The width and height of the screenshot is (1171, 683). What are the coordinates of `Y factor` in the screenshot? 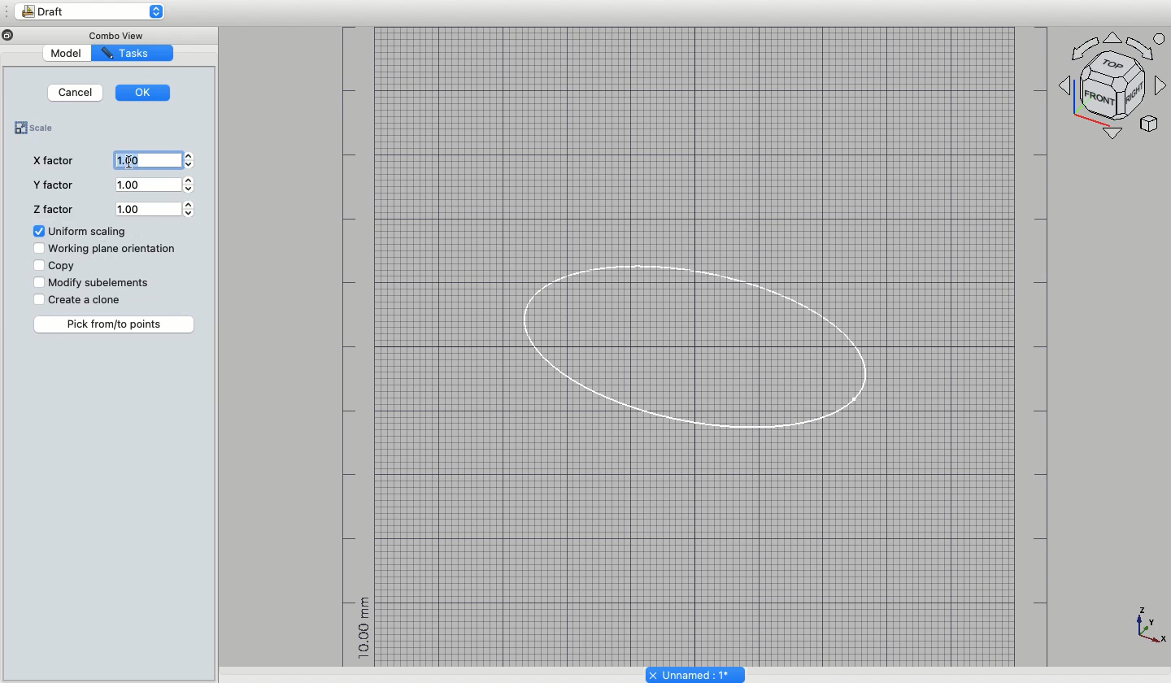 It's located at (52, 185).